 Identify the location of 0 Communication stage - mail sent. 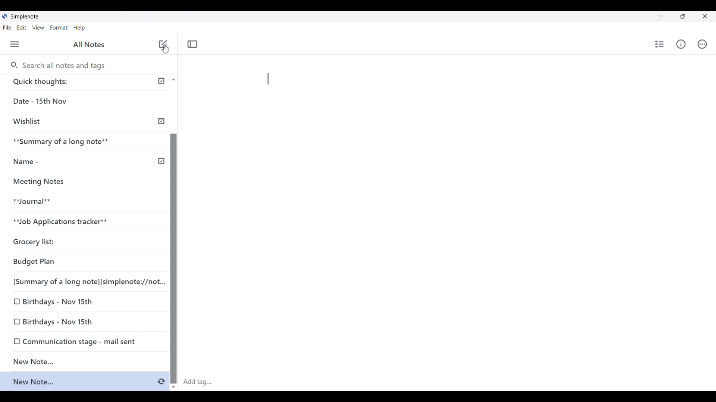
(76, 341).